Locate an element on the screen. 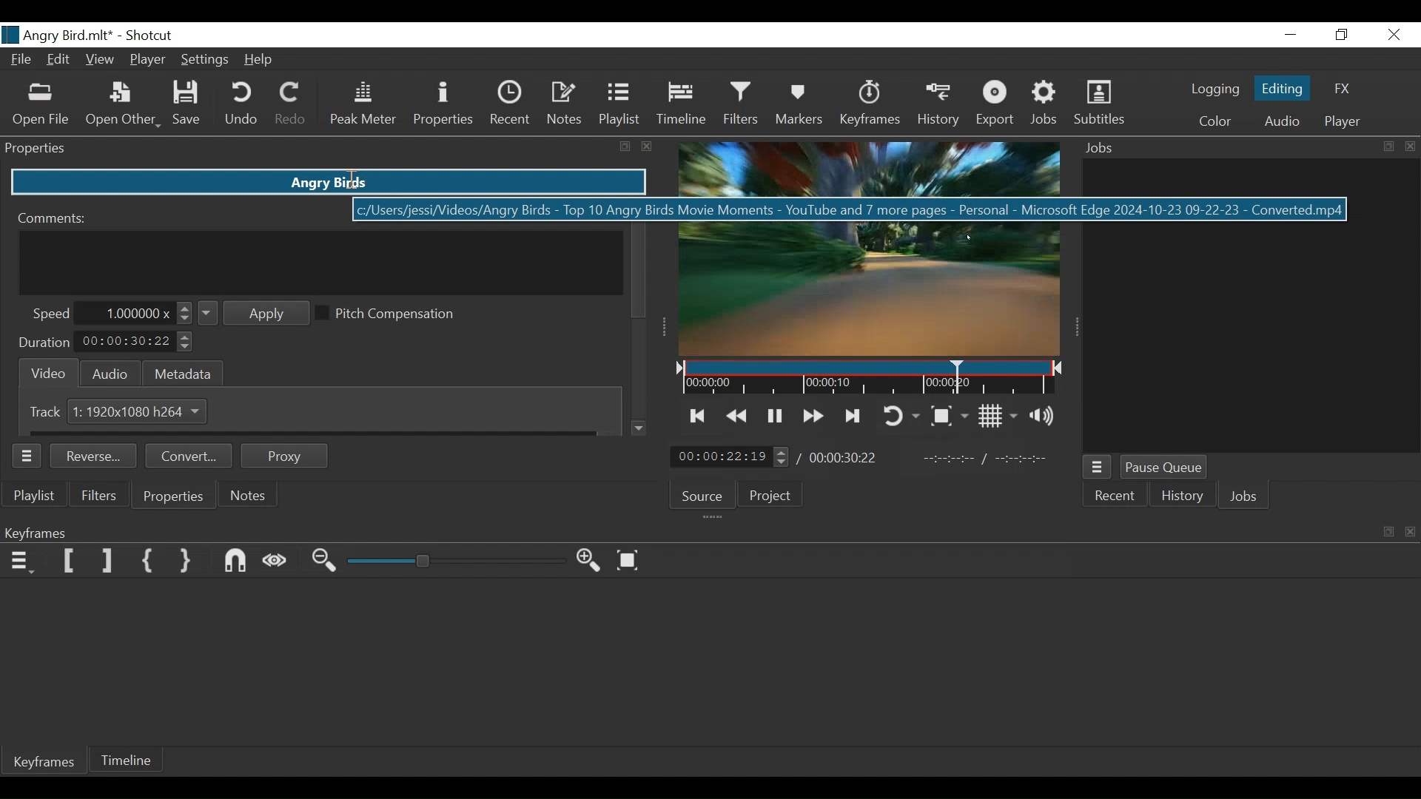 The height and width of the screenshot is (799, 1421). Proxy is located at coordinates (285, 456).